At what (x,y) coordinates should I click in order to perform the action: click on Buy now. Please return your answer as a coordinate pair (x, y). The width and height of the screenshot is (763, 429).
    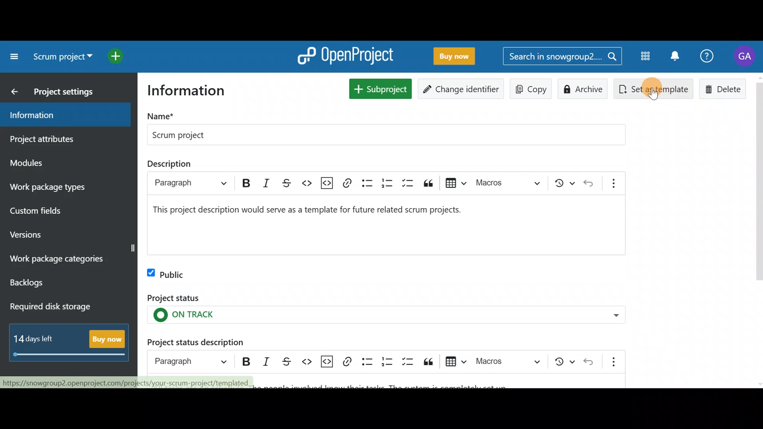
    Looking at the image, I should click on (72, 344).